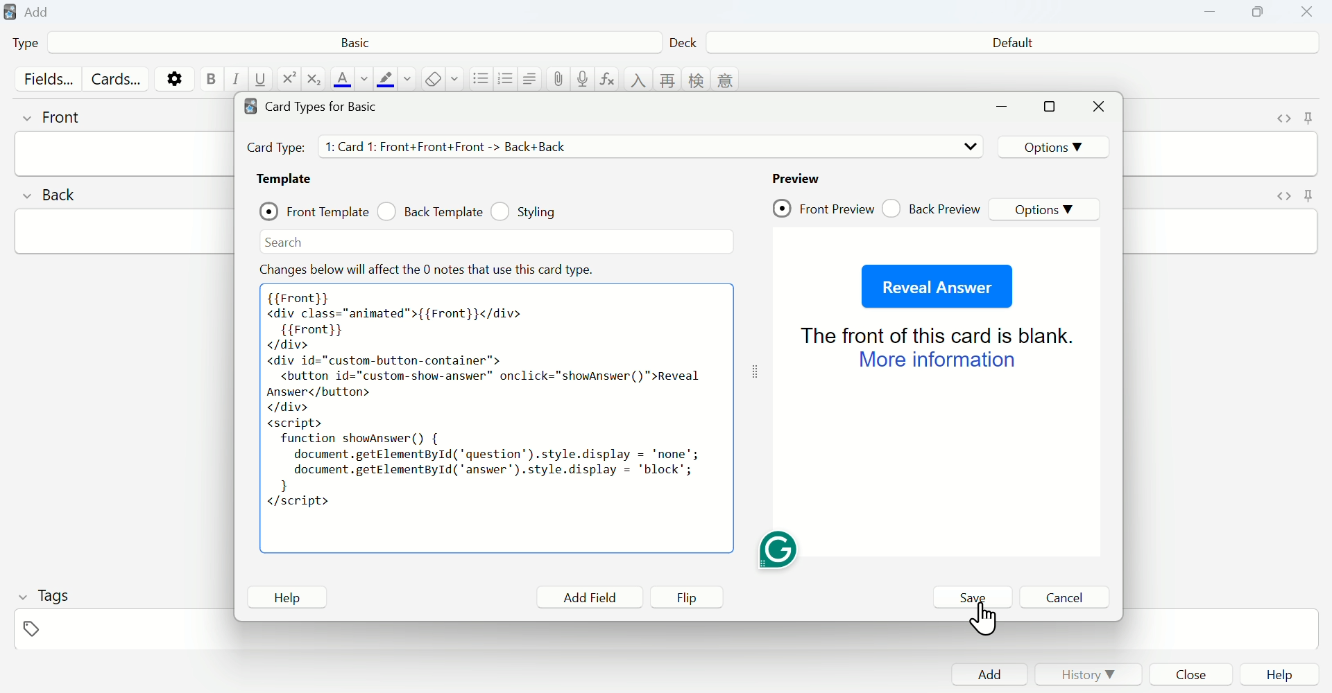 The height and width of the screenshot is (693, 1332). What do you see at coordinates (1280, 674) in the screenshot?
I see `Help` at bounding box center [1280, 674].